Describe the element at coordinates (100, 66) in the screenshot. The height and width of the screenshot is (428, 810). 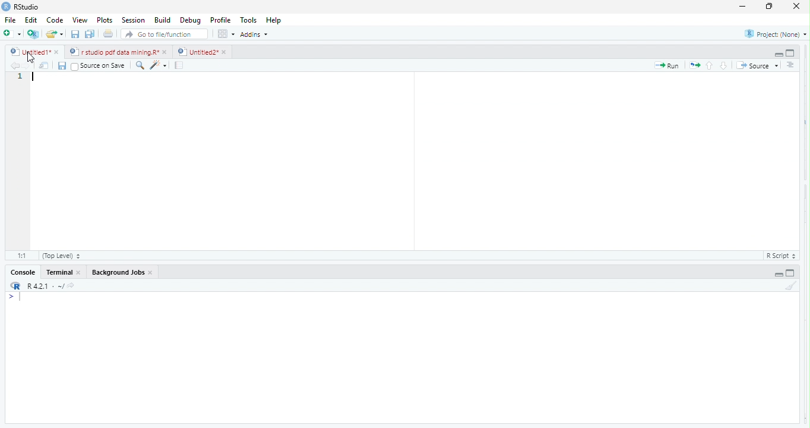
I see `Source on Save` at that location.